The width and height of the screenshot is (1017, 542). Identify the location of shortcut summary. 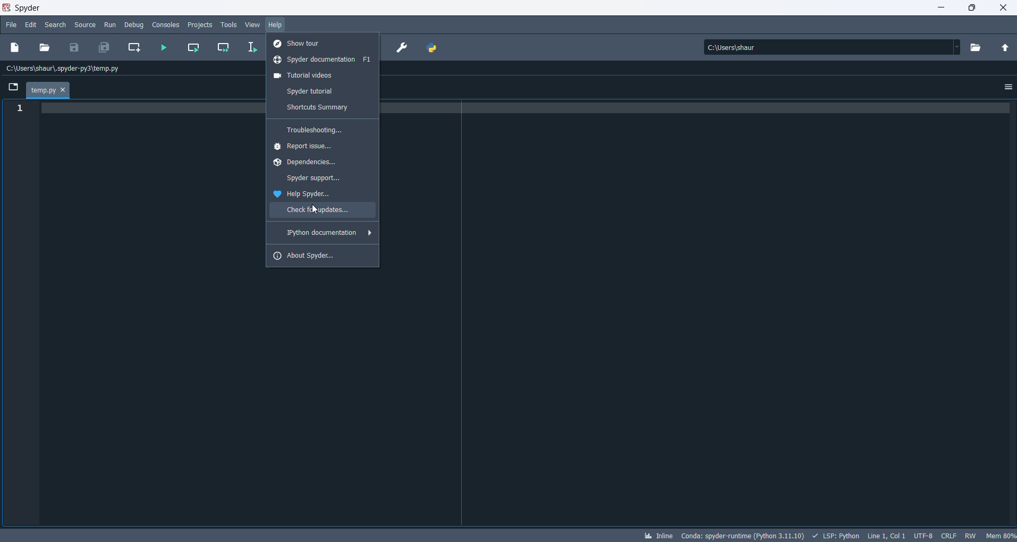
(325, 108).